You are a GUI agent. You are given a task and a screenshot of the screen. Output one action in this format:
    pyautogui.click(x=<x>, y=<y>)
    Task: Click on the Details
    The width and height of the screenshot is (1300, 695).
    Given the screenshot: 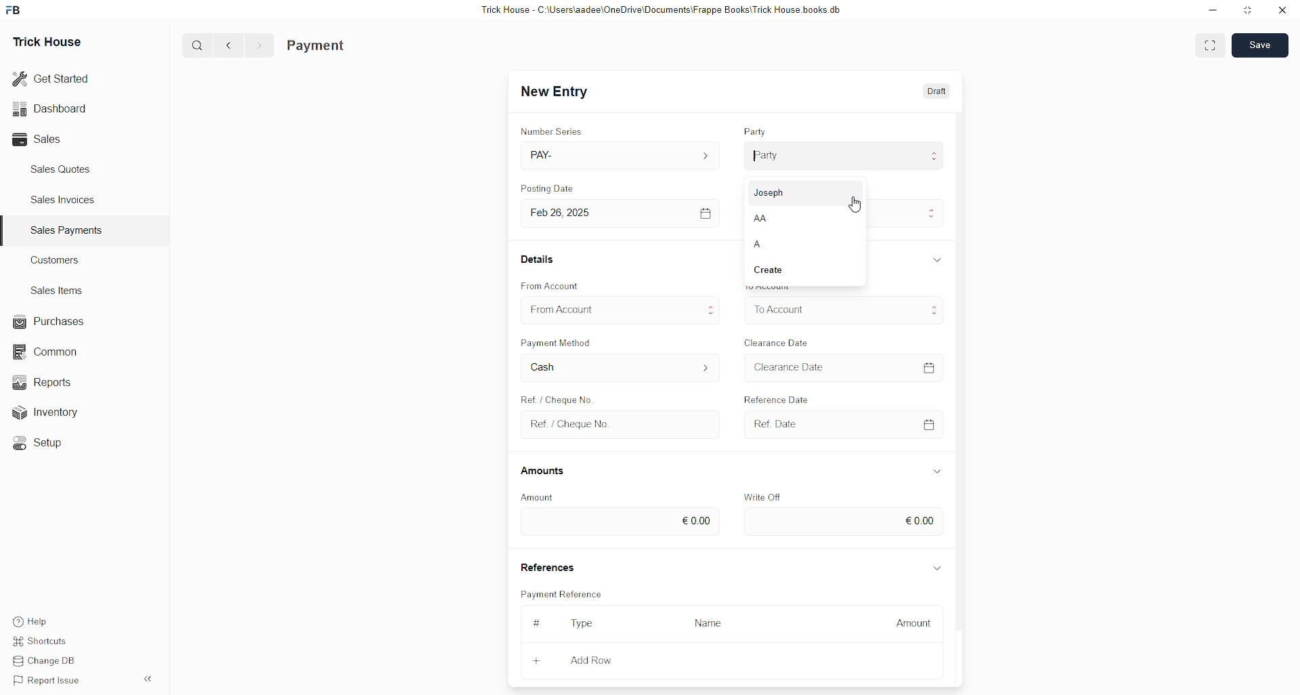 What is the action you would take?
    pyautogui.click(x=539, y=259)
    